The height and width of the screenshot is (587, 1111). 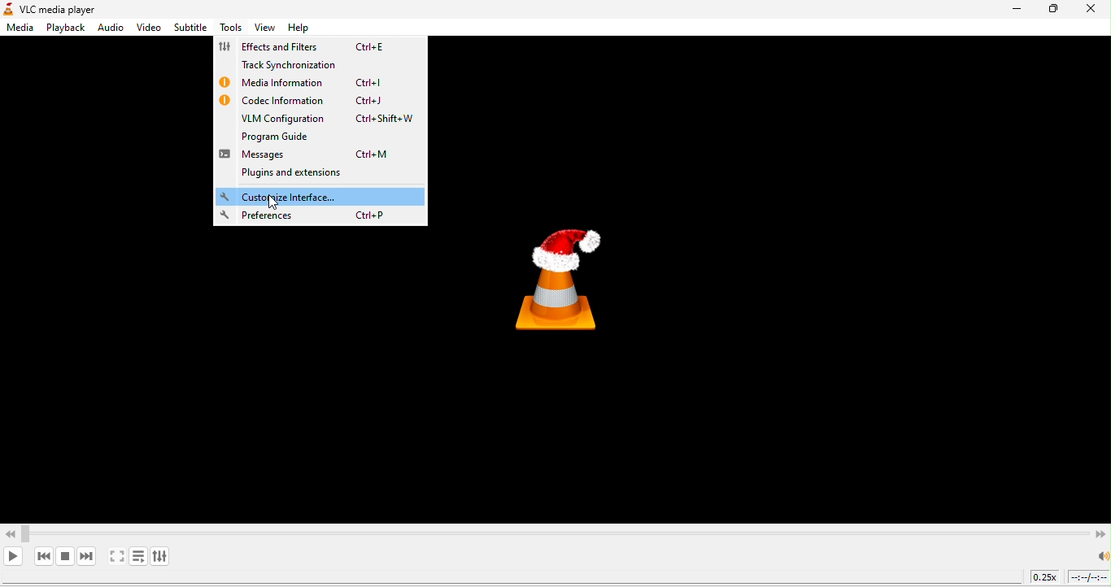 What do you see at coordinates (302, 28) in the screenshot?
I see `help` at bounding box center [302, 28].